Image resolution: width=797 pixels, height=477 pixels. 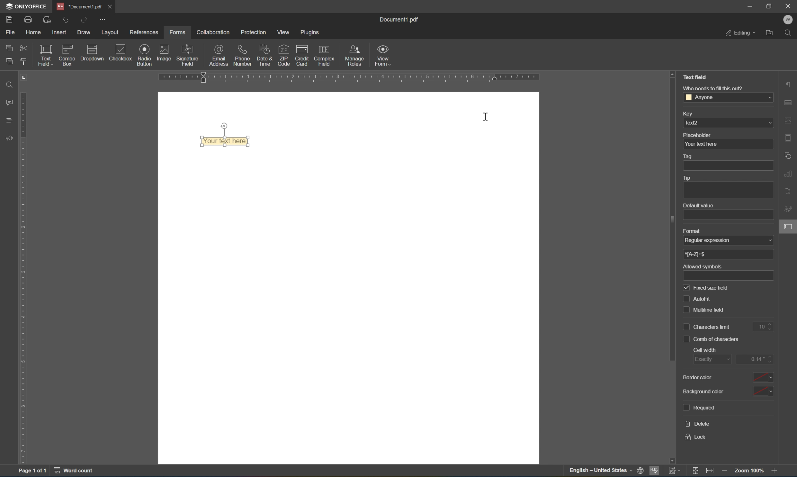 I want to click on collaboration, so click(x=214, y=33).